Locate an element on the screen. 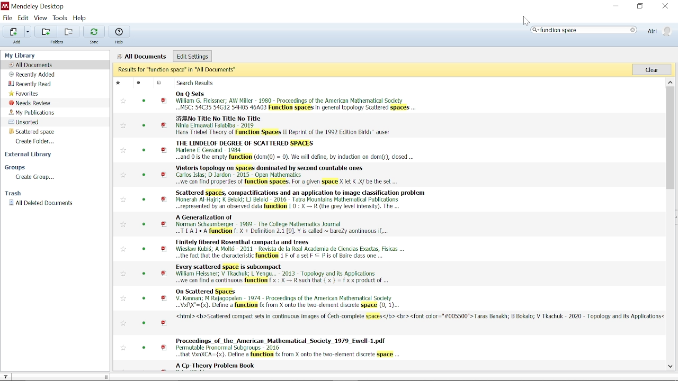 The height and width of the screenshot is (381, 678). File is located at coordinates (8, 17).